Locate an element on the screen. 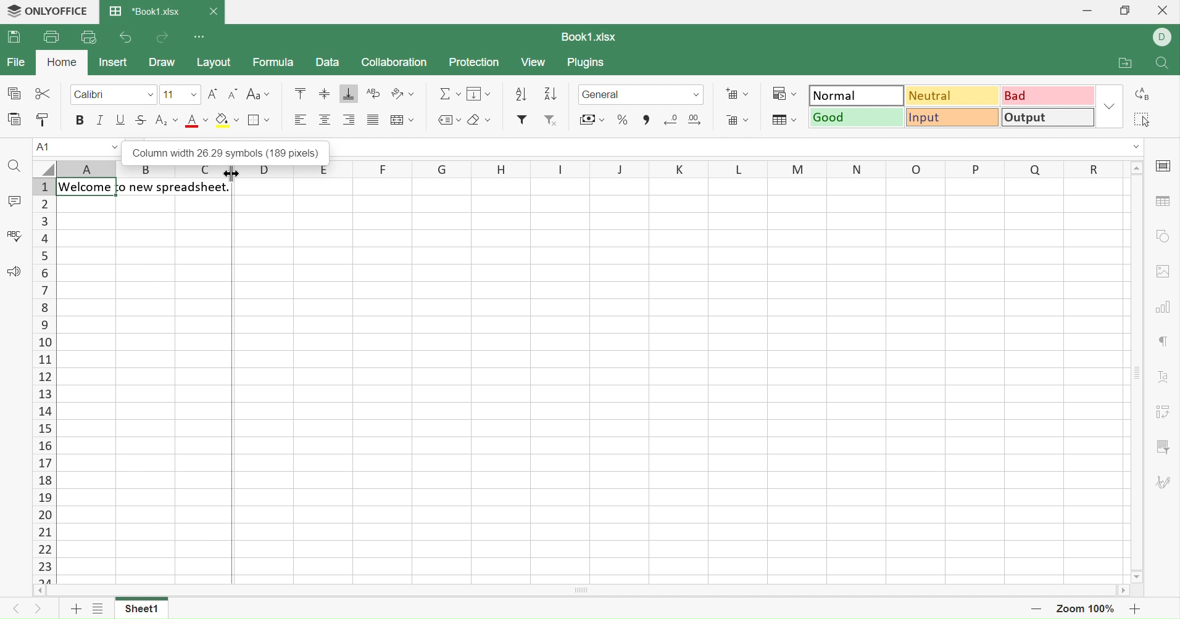  Slicer settings is located at coordinates (1162, 447).